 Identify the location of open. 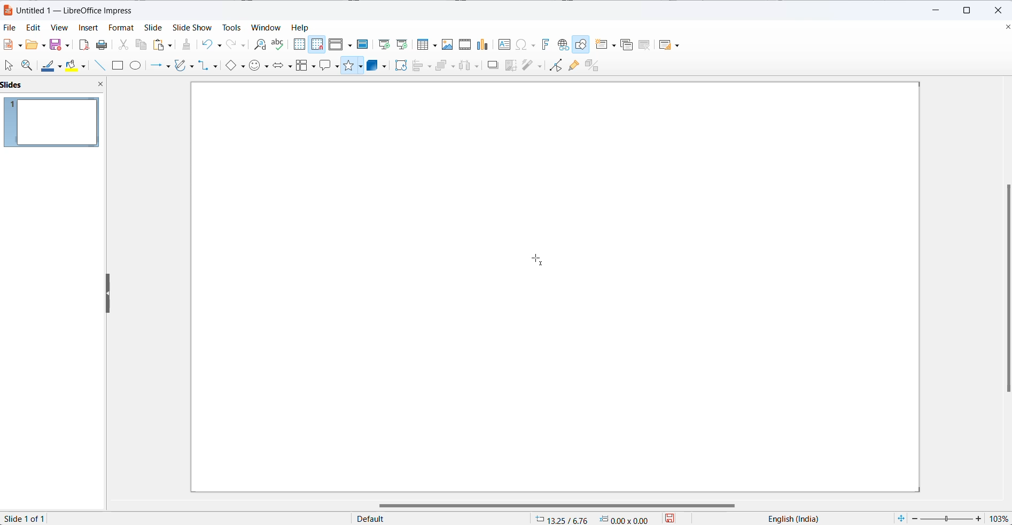
(35, 44).